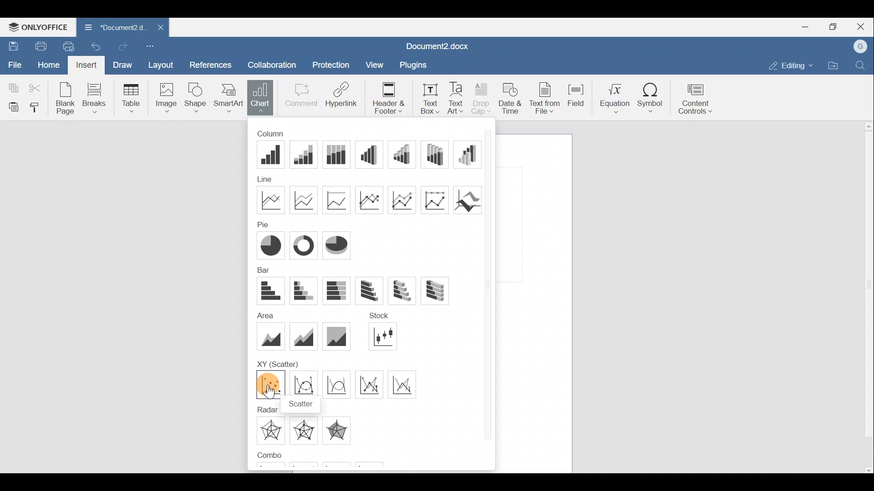 This screenshot has height=491, width=874. Describe the element at coordinates (372, 154) in the screenshot. I see `3-D clustered column` at that location.